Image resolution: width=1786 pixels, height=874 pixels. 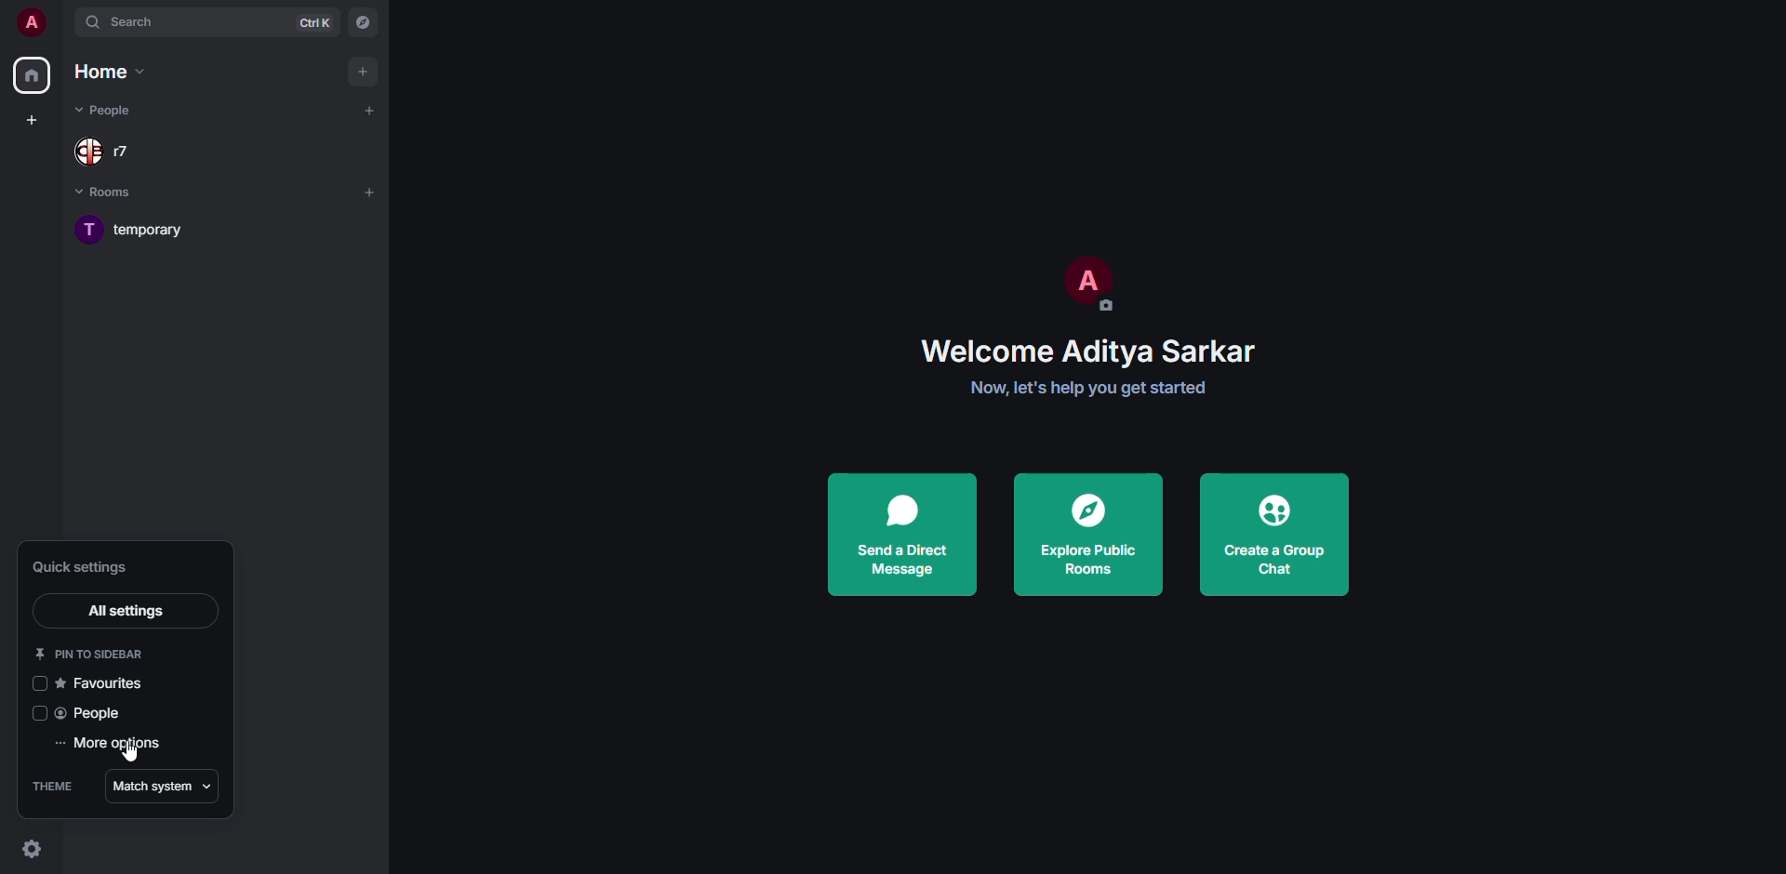 I want to click on expand, so click(x=63, y=21).